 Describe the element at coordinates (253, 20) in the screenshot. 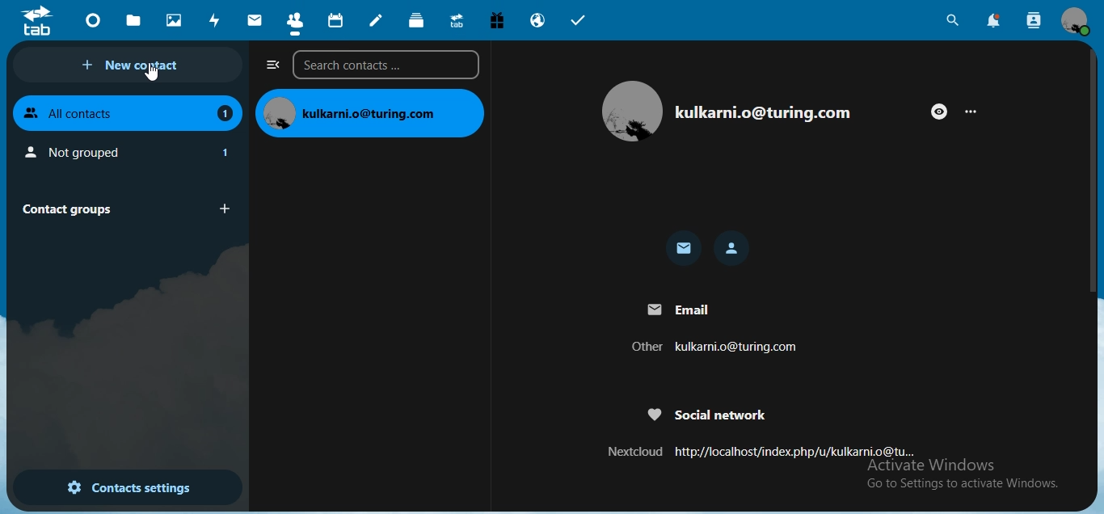

I see `mail` at that location.